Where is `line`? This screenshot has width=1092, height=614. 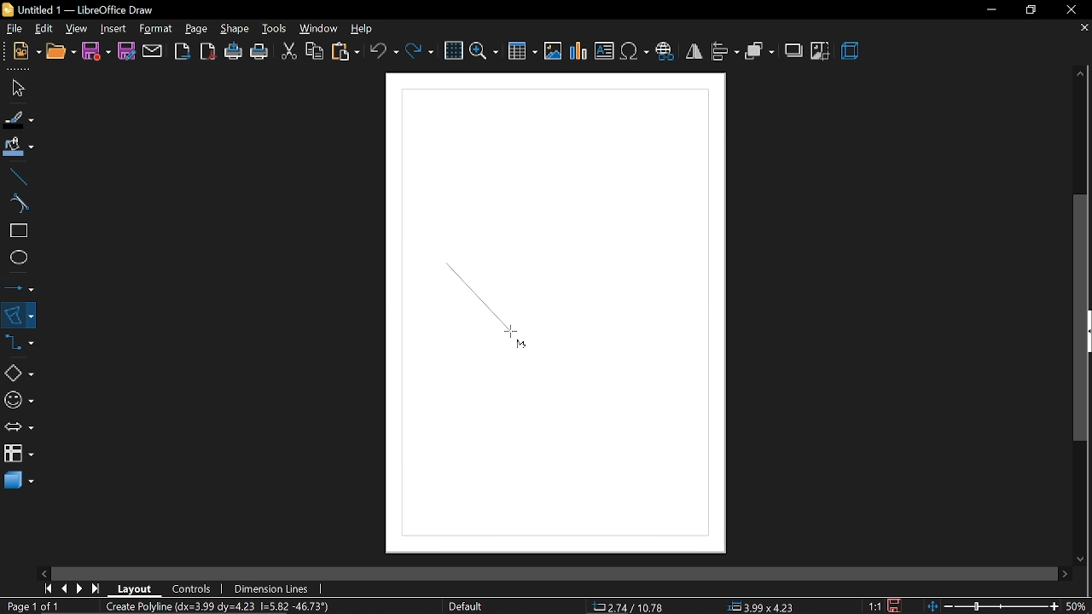
line is located at coordinates (16, 177).